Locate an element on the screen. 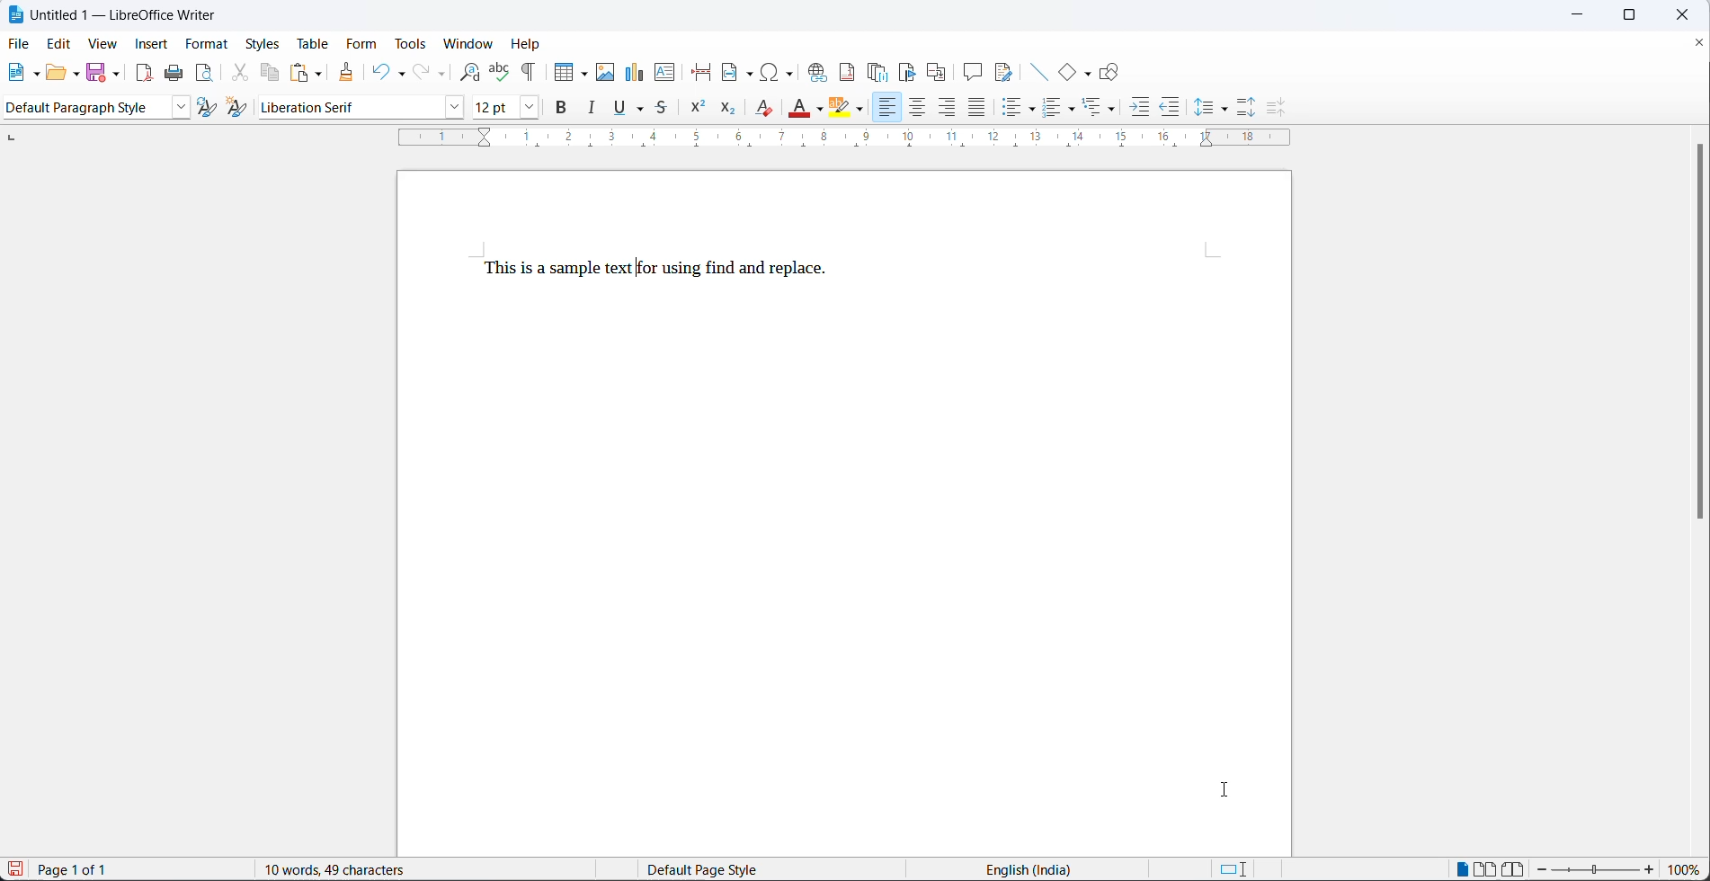 The width and height of the screenshot is (1710, 881). save options is located at coordinates (117, 73).